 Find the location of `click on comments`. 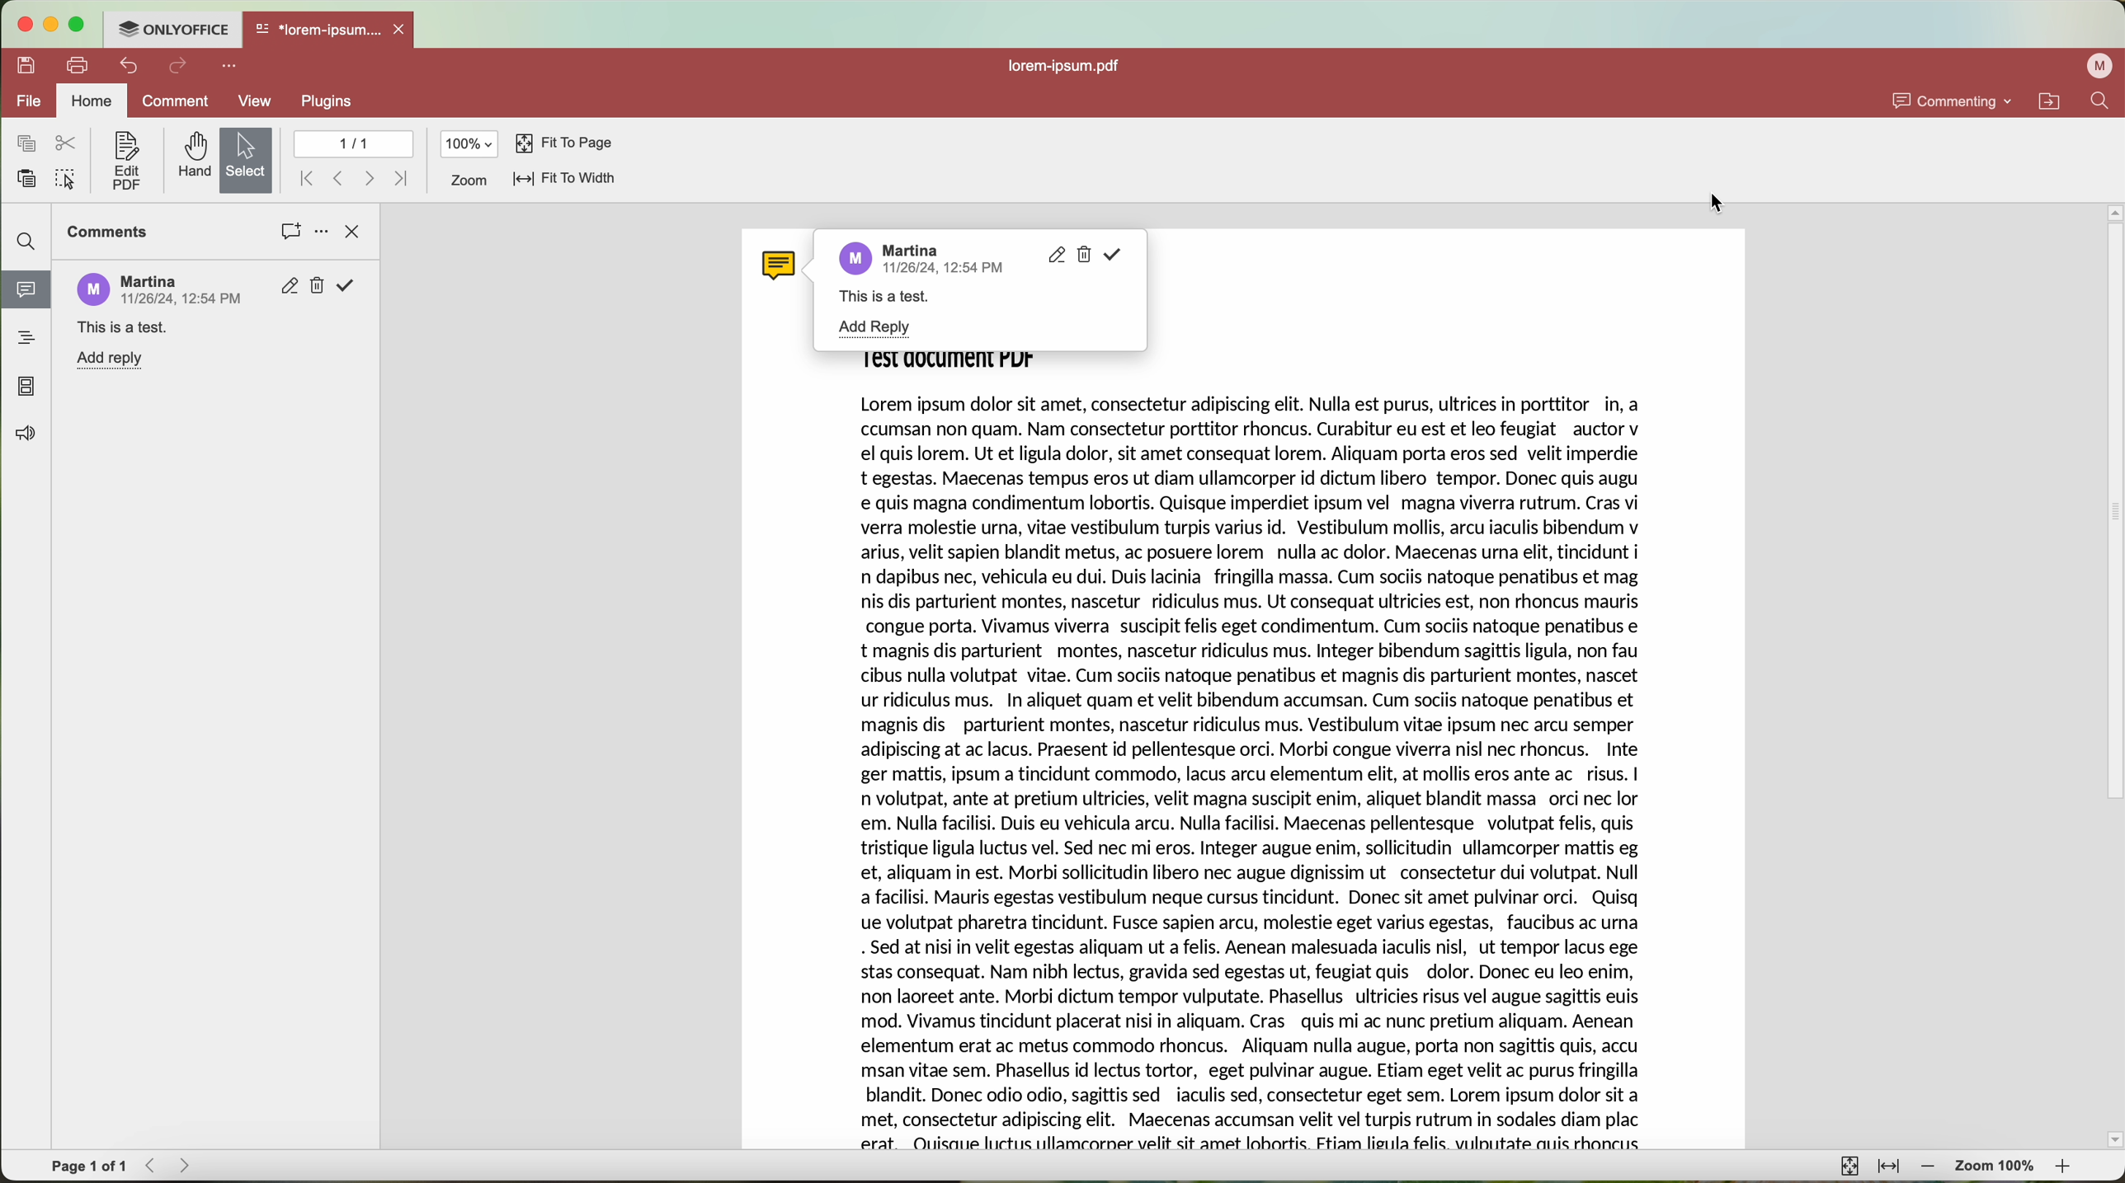

click on comments is located at coordinates (290, 233).